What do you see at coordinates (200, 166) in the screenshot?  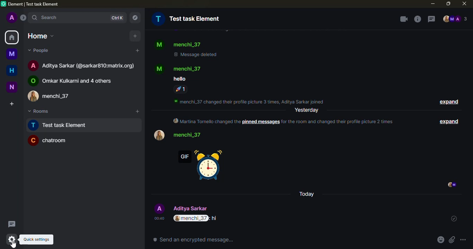 I see `gif` at bounding box center [200, 166].